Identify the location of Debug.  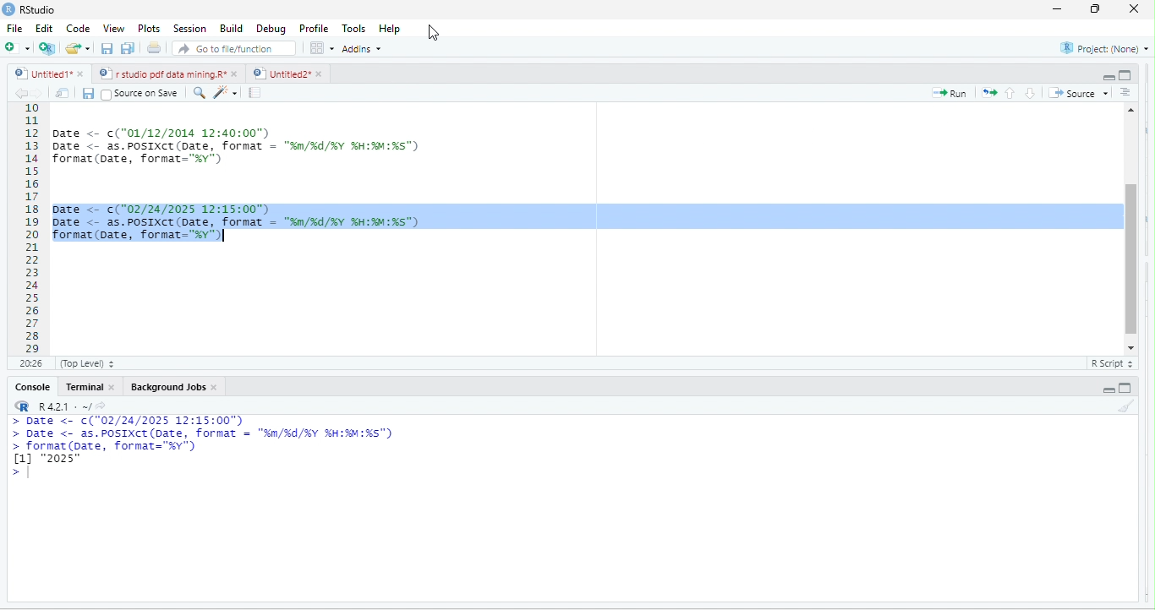
(271, 30).